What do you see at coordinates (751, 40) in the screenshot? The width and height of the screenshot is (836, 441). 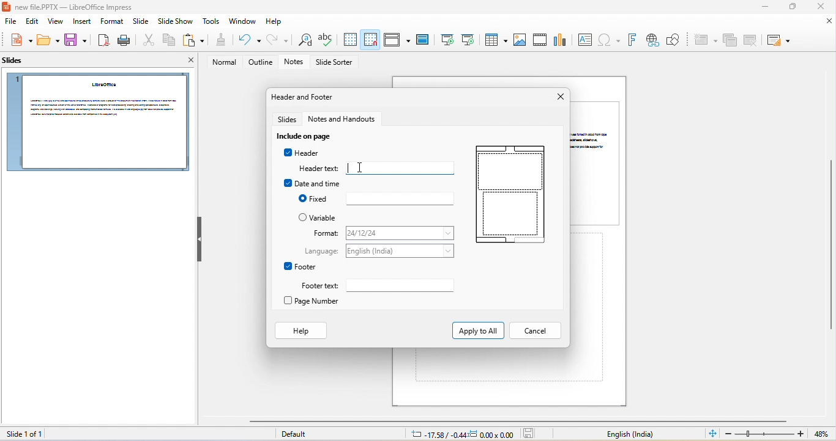 I see `delete slide` at bounding box center [751, 40].